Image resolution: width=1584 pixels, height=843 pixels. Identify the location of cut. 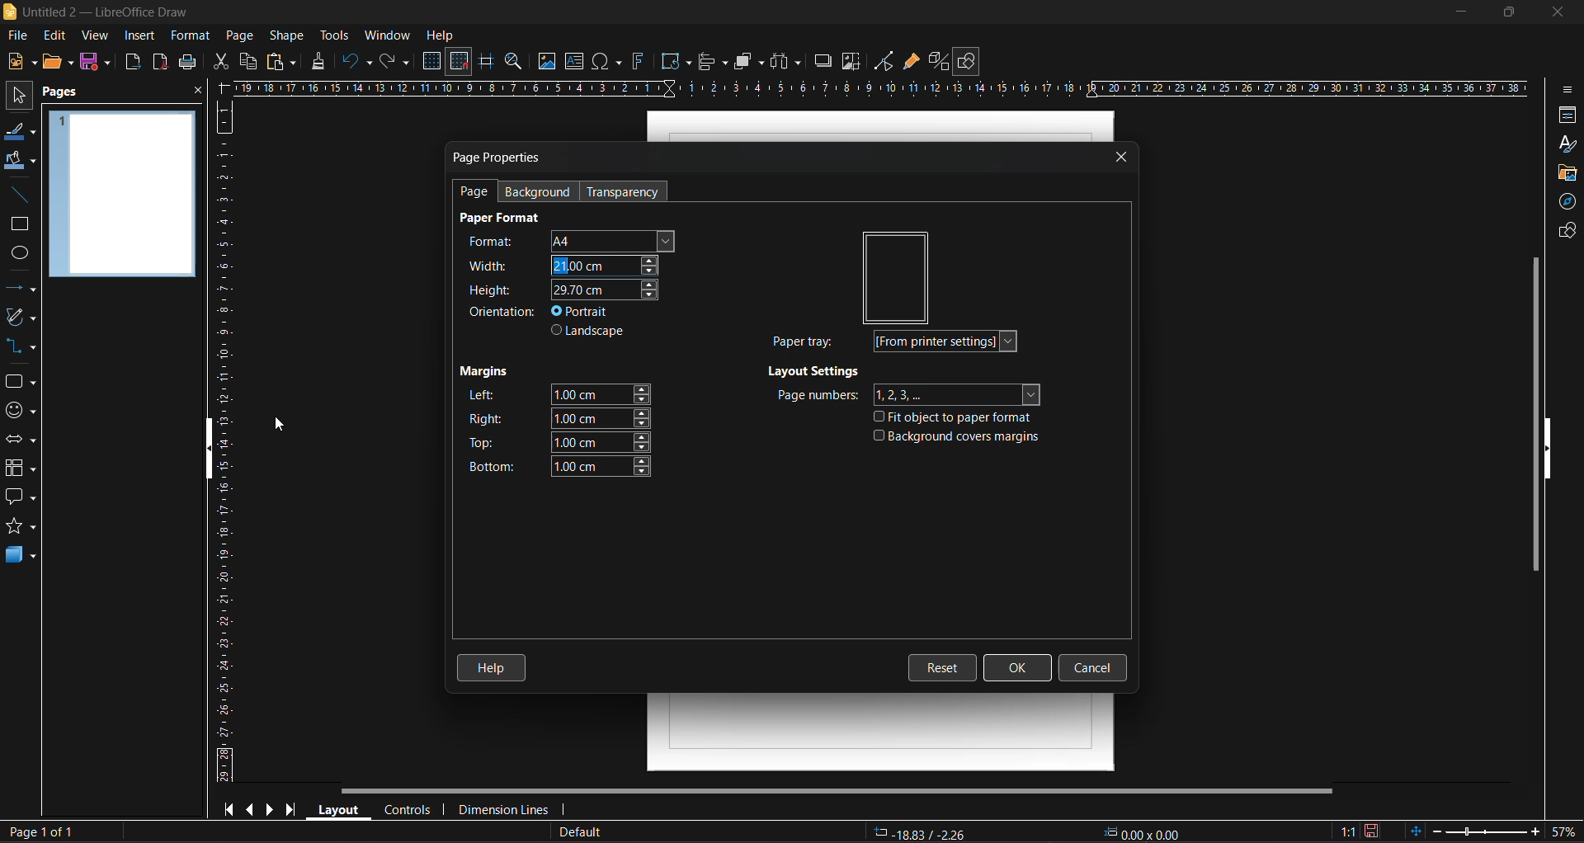
(217, 62).